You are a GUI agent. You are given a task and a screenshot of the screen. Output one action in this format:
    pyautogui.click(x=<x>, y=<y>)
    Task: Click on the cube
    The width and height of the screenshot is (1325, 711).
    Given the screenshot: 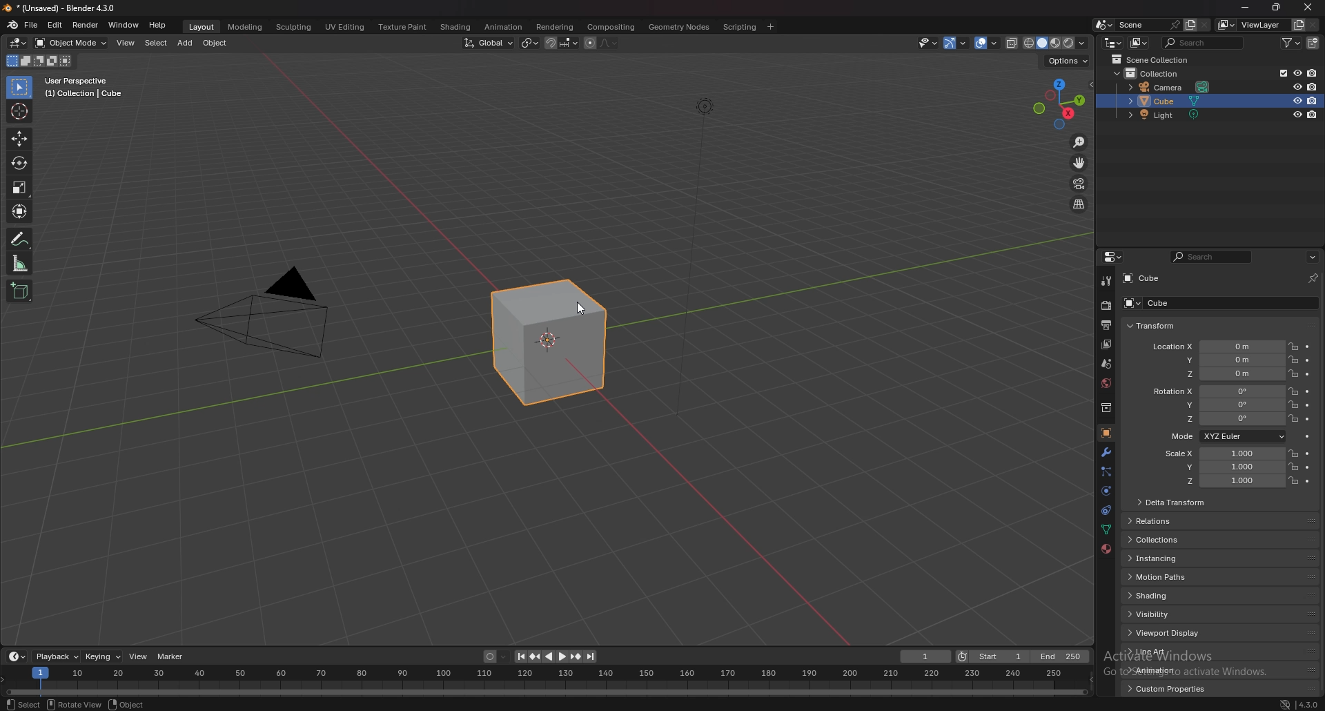 What is the action you would take?
    pyautogui.click(x=1142, y=278)
    